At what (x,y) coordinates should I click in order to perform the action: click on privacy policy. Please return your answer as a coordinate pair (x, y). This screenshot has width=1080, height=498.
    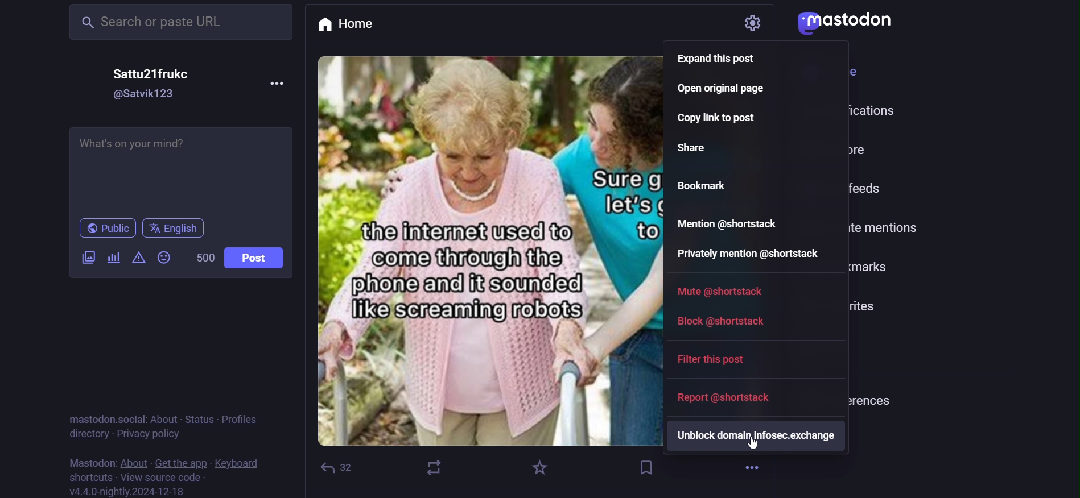
    Looking at the image, I should click on (149, 434).